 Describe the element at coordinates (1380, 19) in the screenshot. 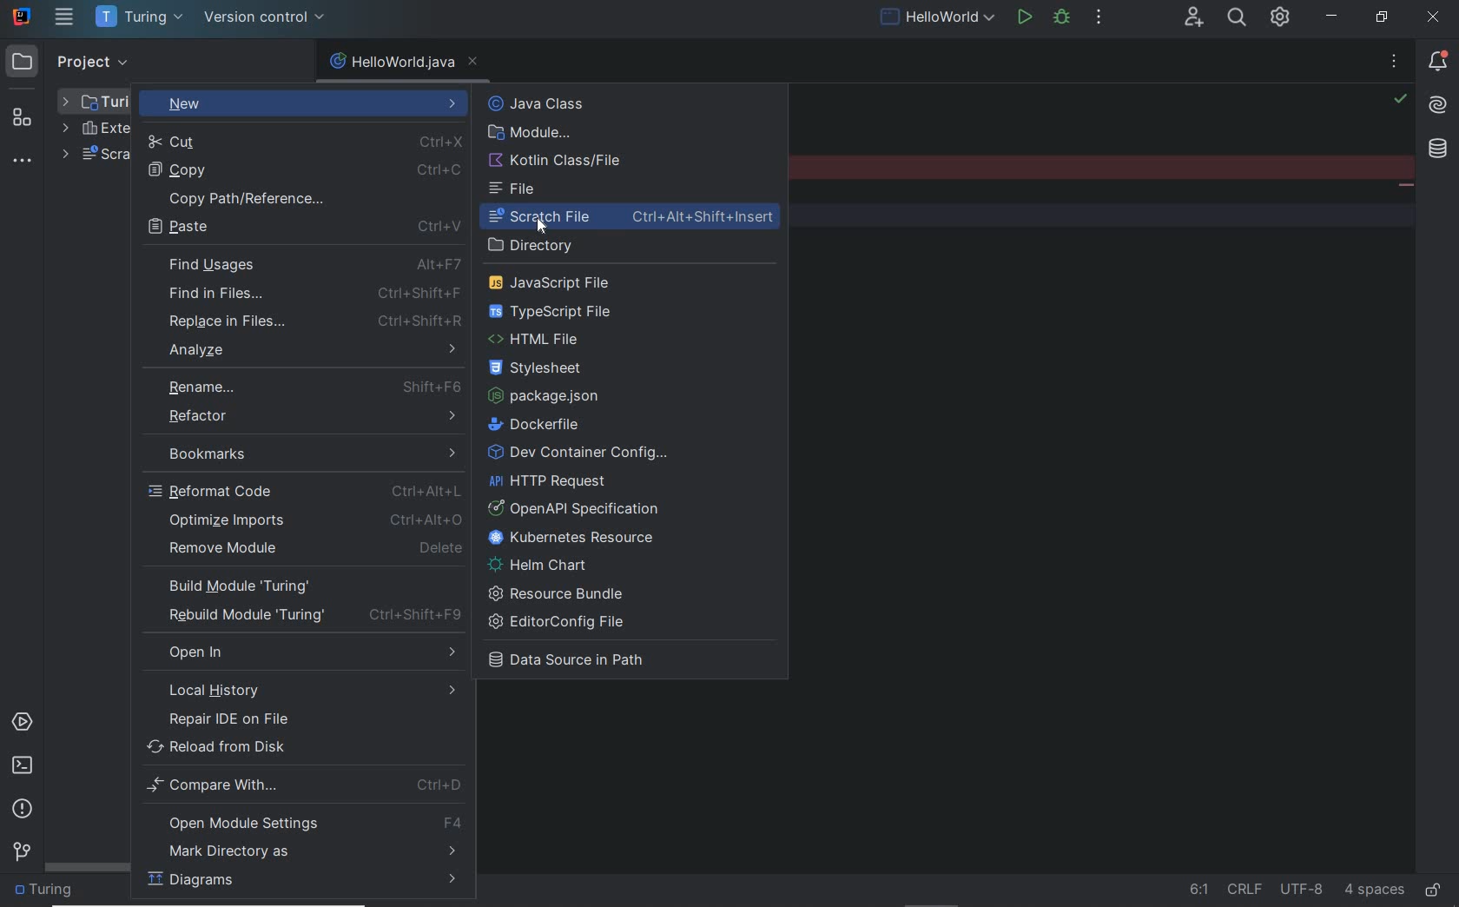

I see `RESTORE DOWN` at that location.